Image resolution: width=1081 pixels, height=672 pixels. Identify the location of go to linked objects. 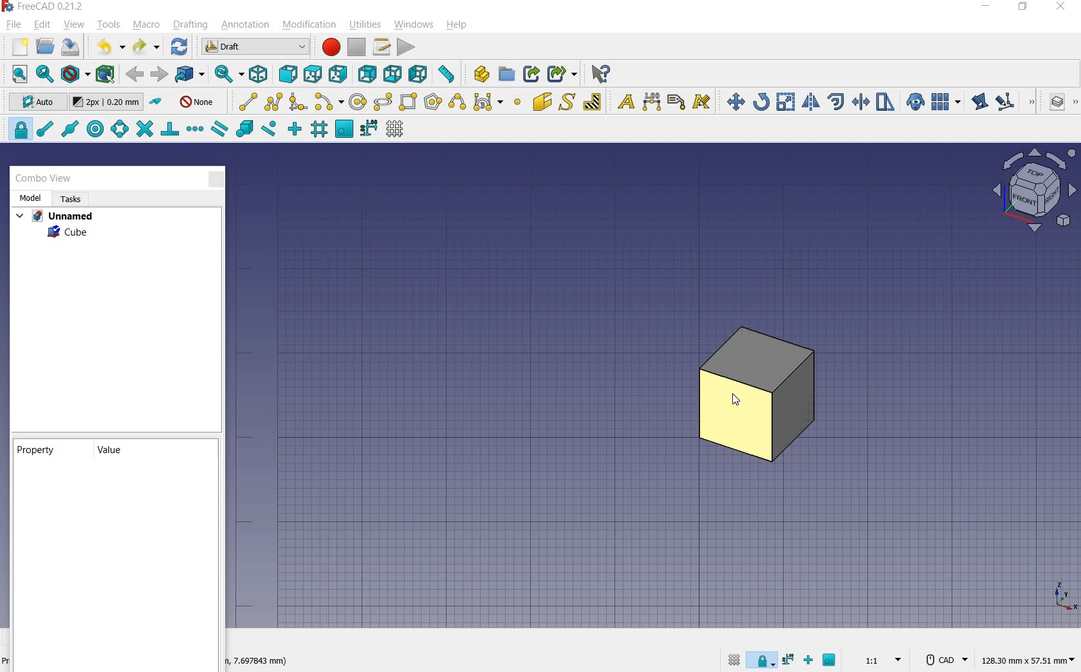
(189, 75).